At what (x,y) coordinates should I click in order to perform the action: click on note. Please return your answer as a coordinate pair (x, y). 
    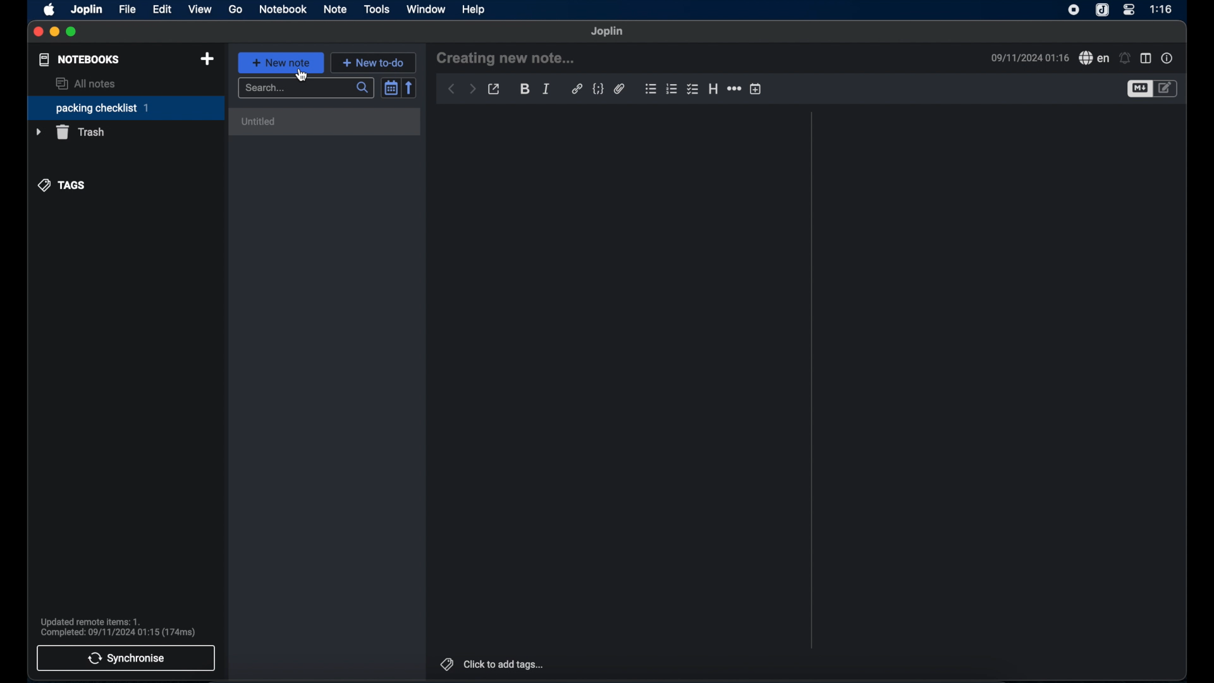
    Looking at the image, I should click on (336, 9).